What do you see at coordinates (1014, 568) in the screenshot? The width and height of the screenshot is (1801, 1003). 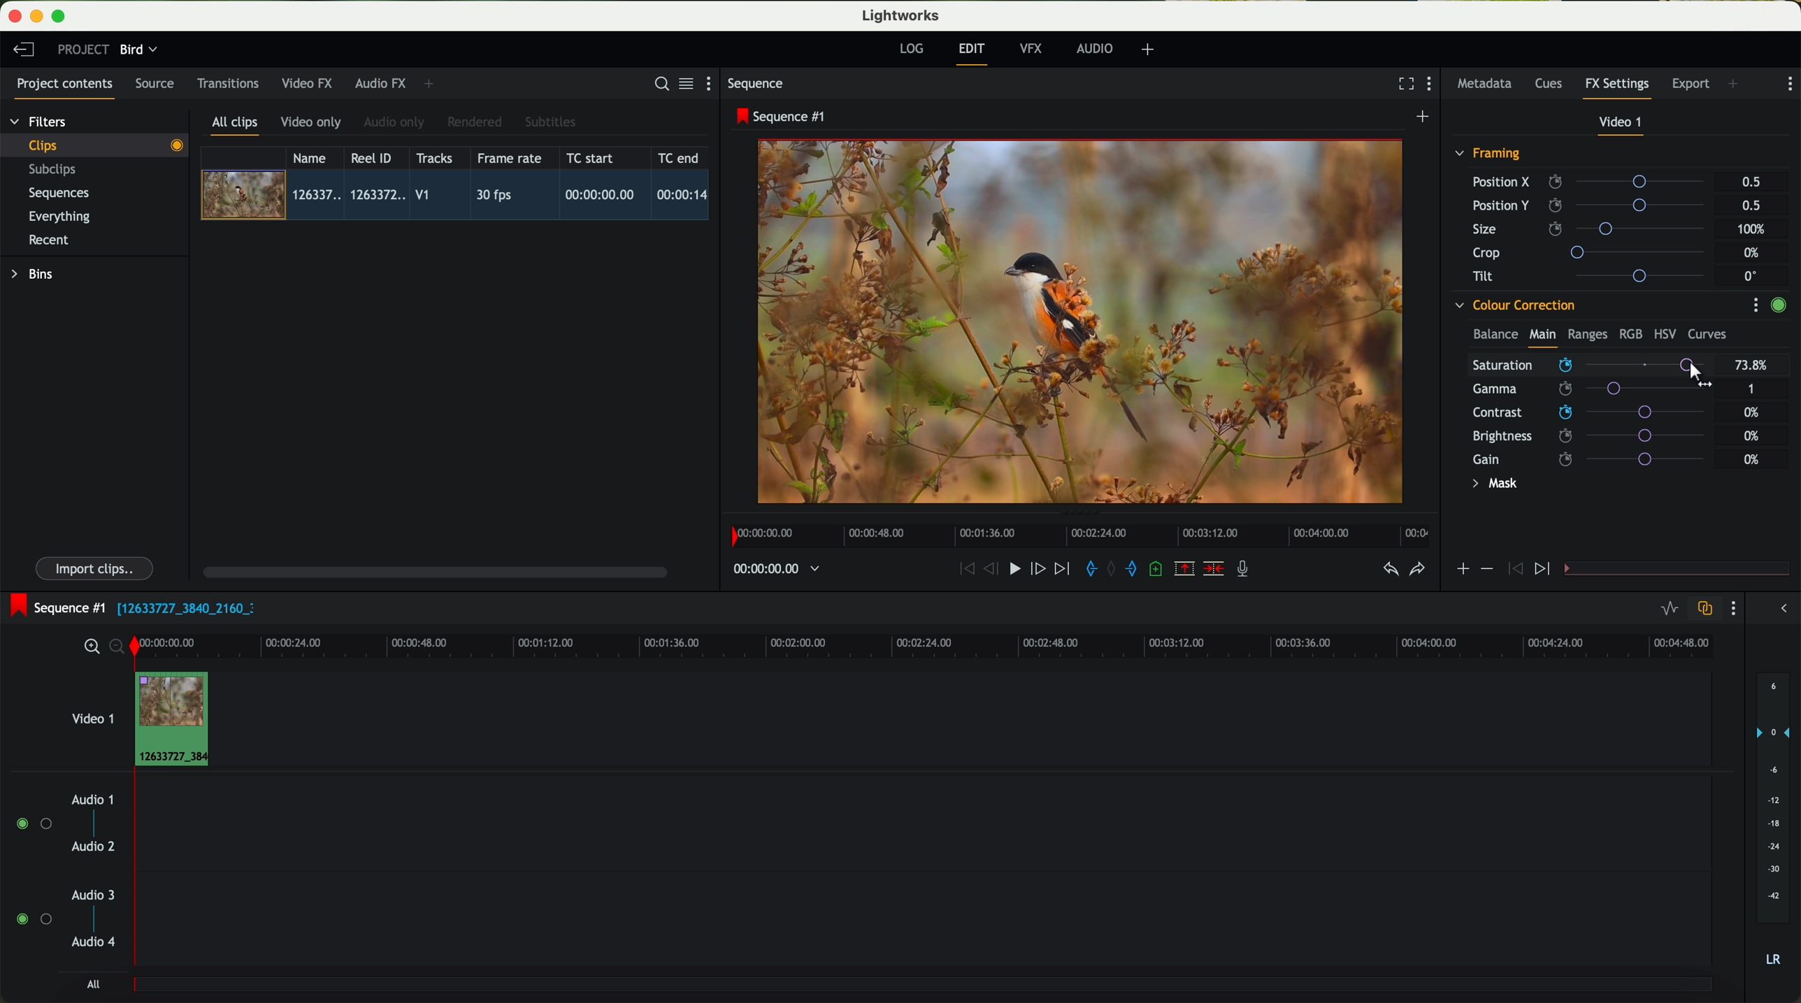 I see `play` at bounding box center [1014, 568].